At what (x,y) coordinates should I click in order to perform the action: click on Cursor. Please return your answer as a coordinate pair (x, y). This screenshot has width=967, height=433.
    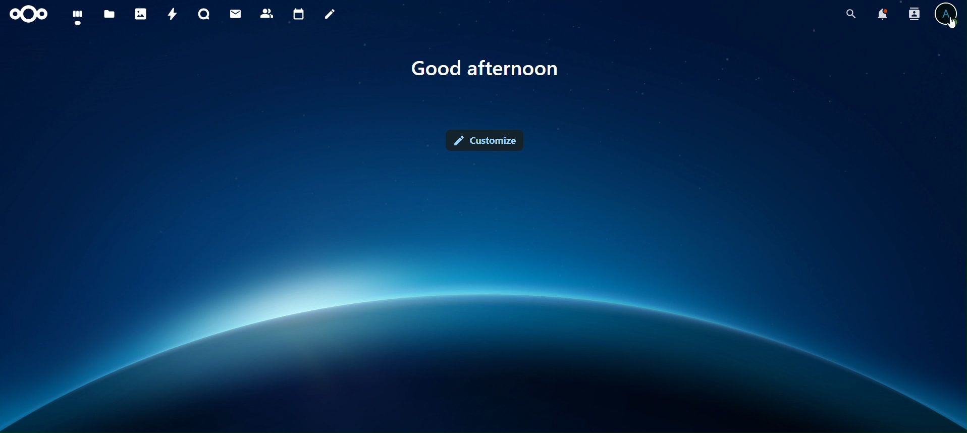
    Looking at the image, I should click on (951, 24).